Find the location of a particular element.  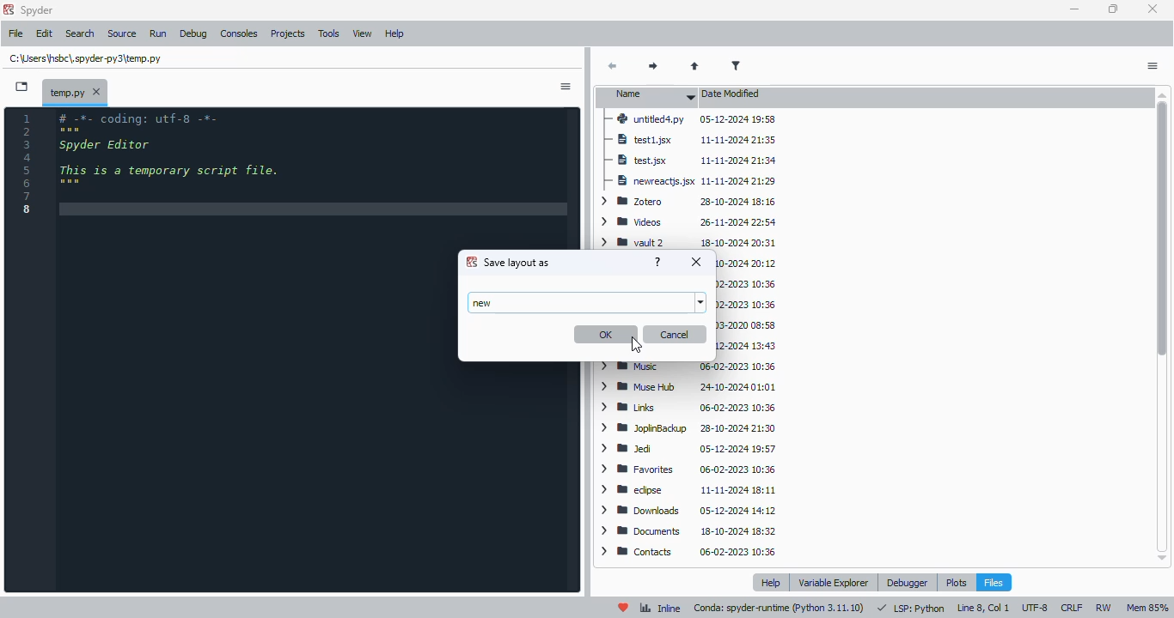

plots is located at coordinates (957, 581).